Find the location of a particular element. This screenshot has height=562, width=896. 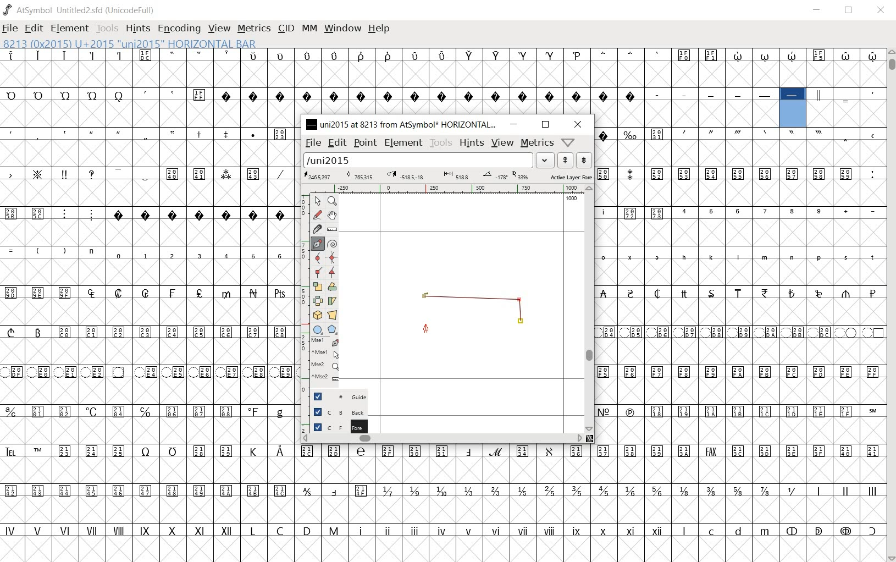

Background is located at coordinates (335, 412).